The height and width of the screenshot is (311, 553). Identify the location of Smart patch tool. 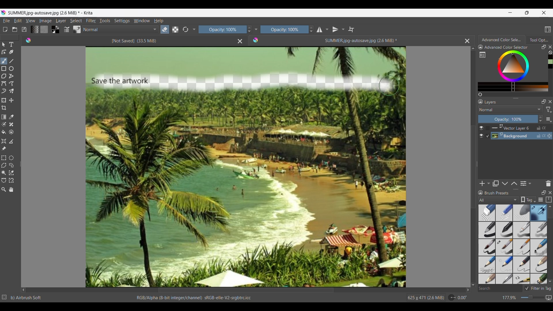
(12, 124).